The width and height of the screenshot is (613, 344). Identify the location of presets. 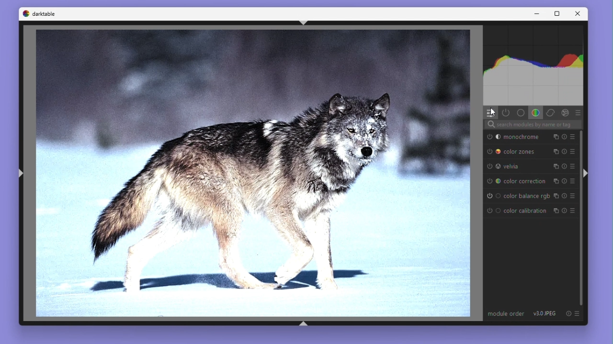
(578, 112).